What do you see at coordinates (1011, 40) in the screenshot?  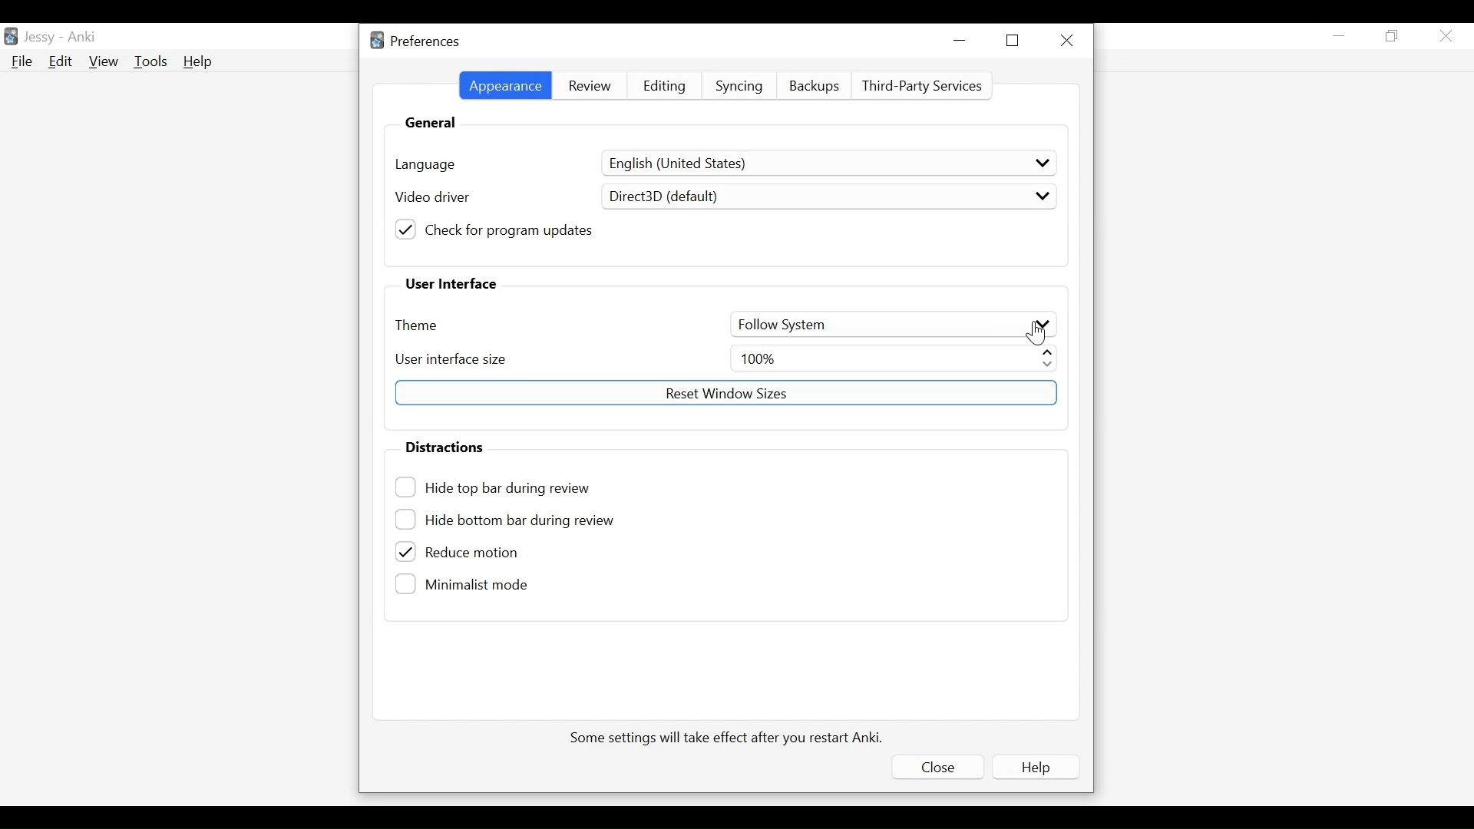 I see `Restore` at bounding box center [1011, 40].